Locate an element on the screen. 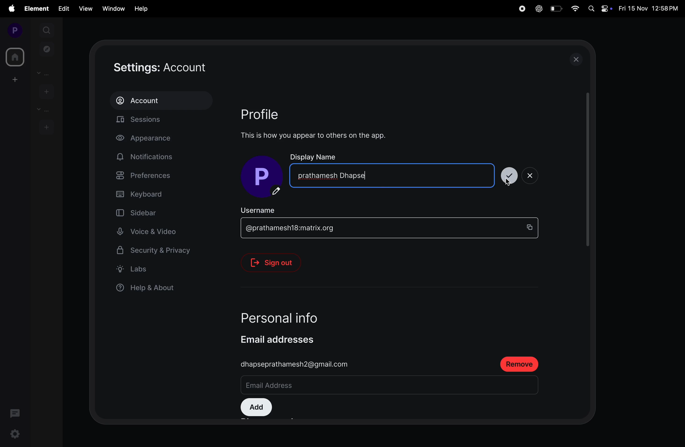 The width and height of the screenshot is (685, 447). chatgpt is located at coordinates (538, 9).